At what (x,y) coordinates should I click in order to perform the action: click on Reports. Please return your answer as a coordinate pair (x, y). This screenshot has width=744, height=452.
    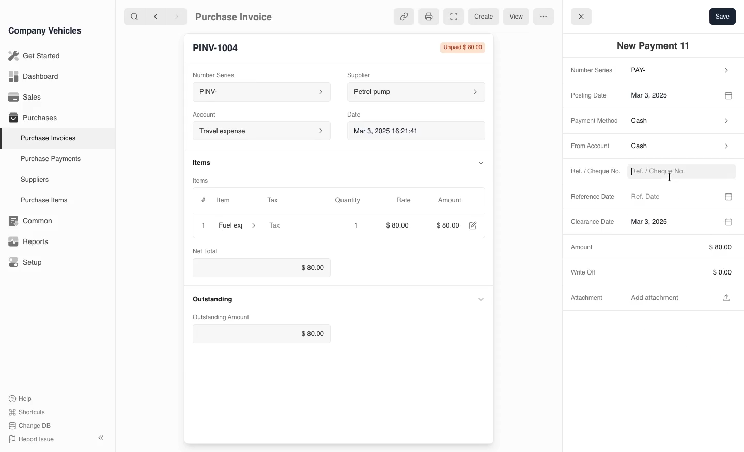
    Looking at the image, I should click on (28, 241).